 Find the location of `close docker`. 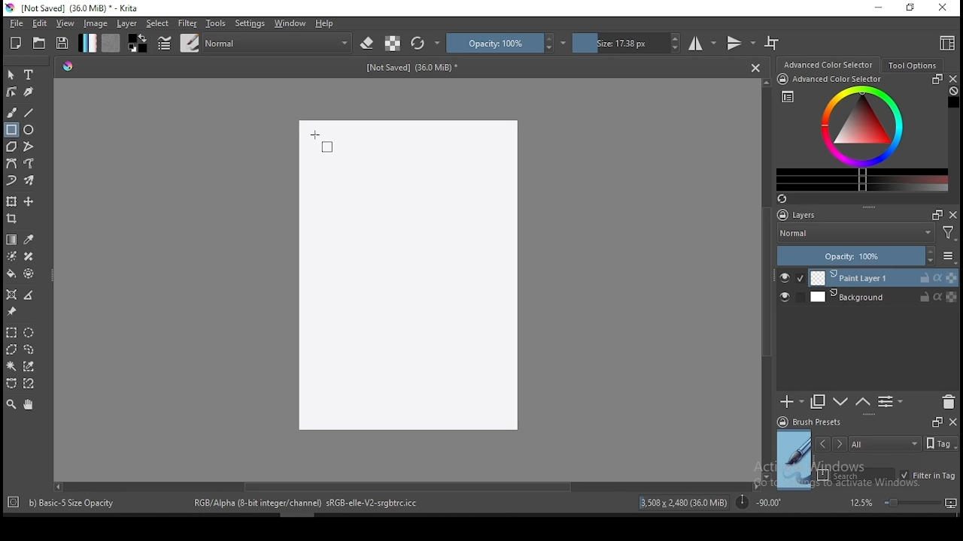

close docker is located at coordinates (952, 421).